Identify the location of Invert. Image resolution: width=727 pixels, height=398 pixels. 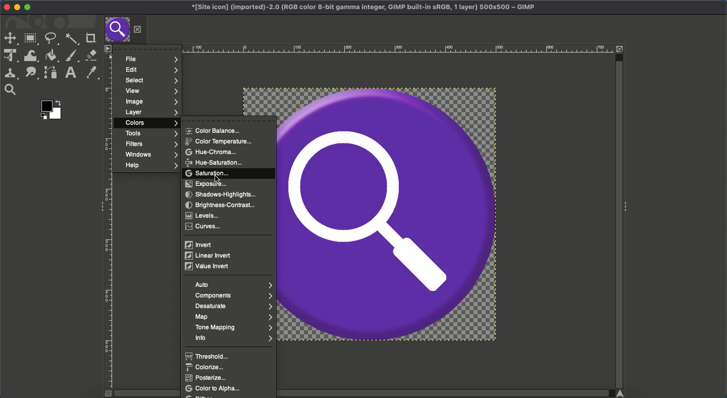
(197, 245).